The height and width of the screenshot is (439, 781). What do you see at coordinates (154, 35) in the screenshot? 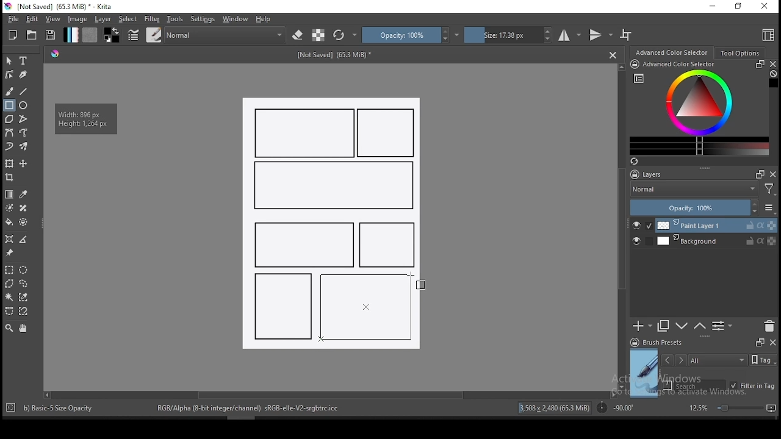
I see `brushes` at bounding box center [154, 35].